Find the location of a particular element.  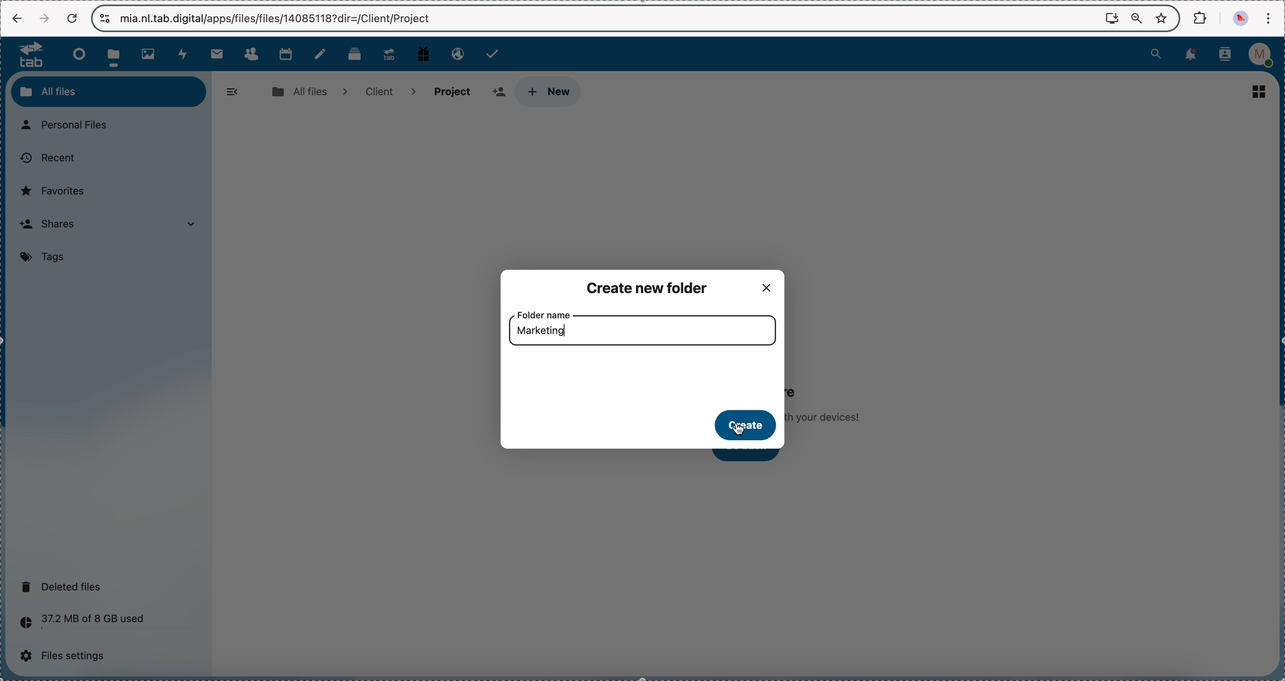

email is located at coordinates (456, 53).